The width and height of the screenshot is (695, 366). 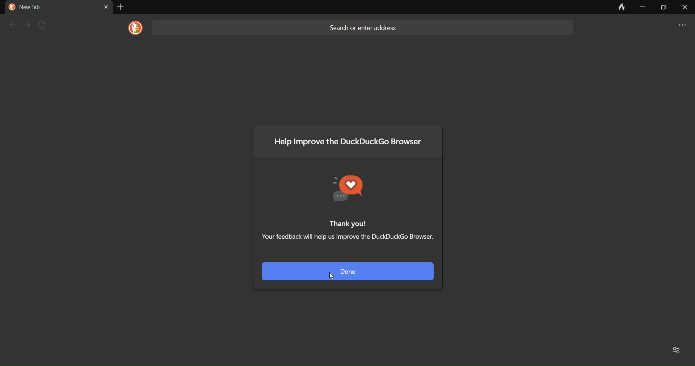 I want to click on logo, so click(x=133, y=28).